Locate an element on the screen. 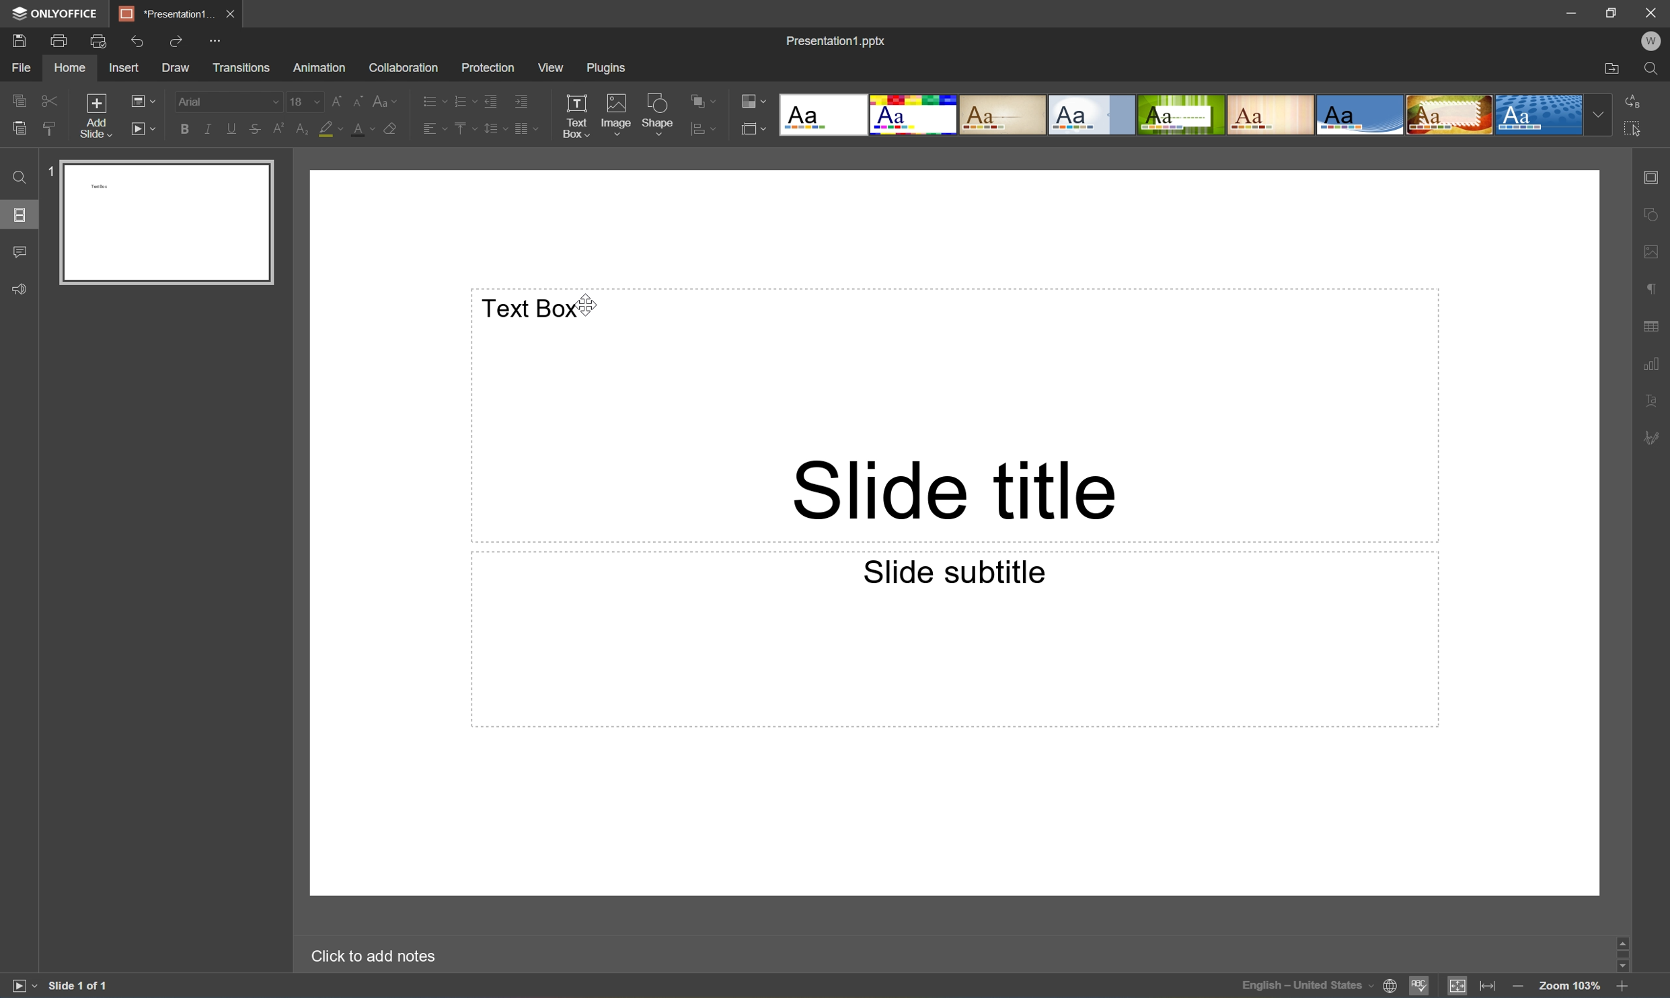 This screenshot has height=998, width=1670. Change slide layout is located at coordinates (141, 100).